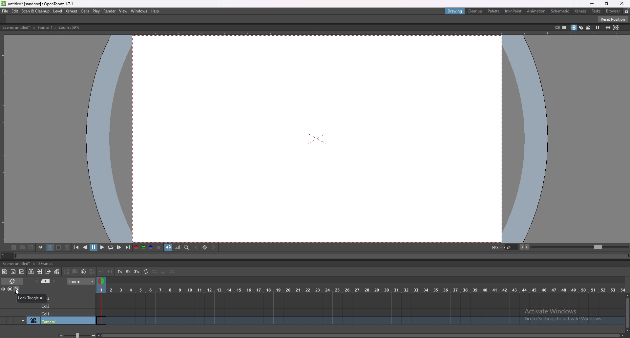 This screenshot has height=338, width=630. Describe the element at coordinates (127, 248) in the screenshot. I see `last frame` at that location.